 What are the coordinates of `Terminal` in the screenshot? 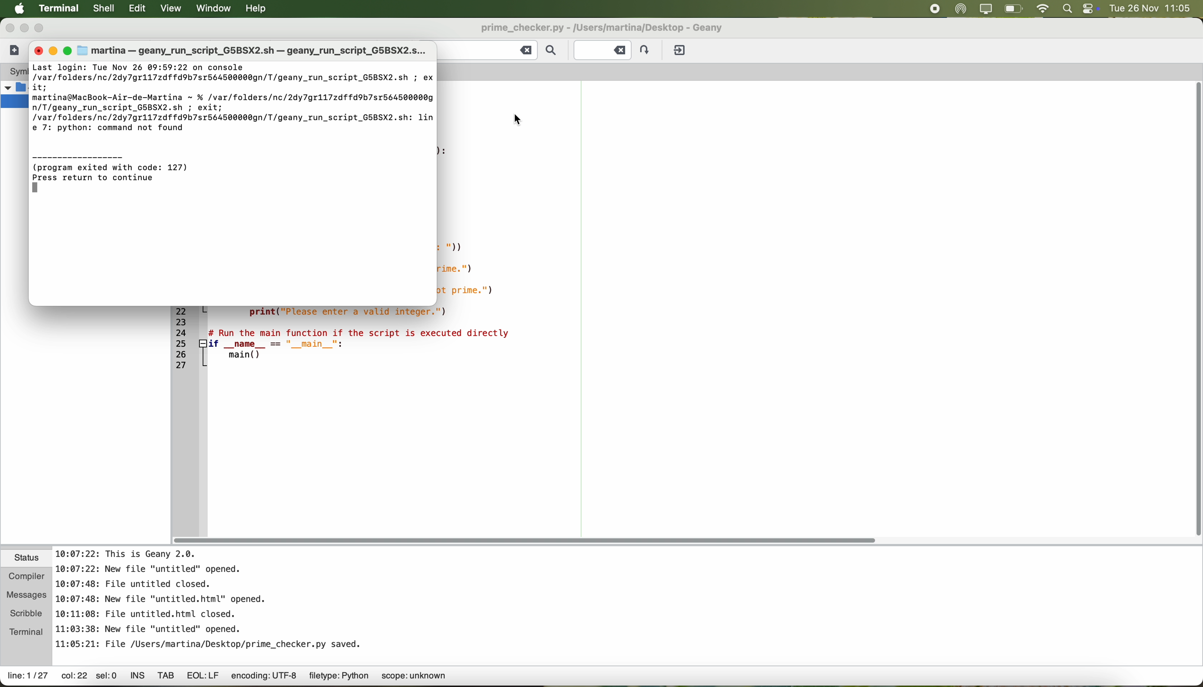 It's located at (60, 9).